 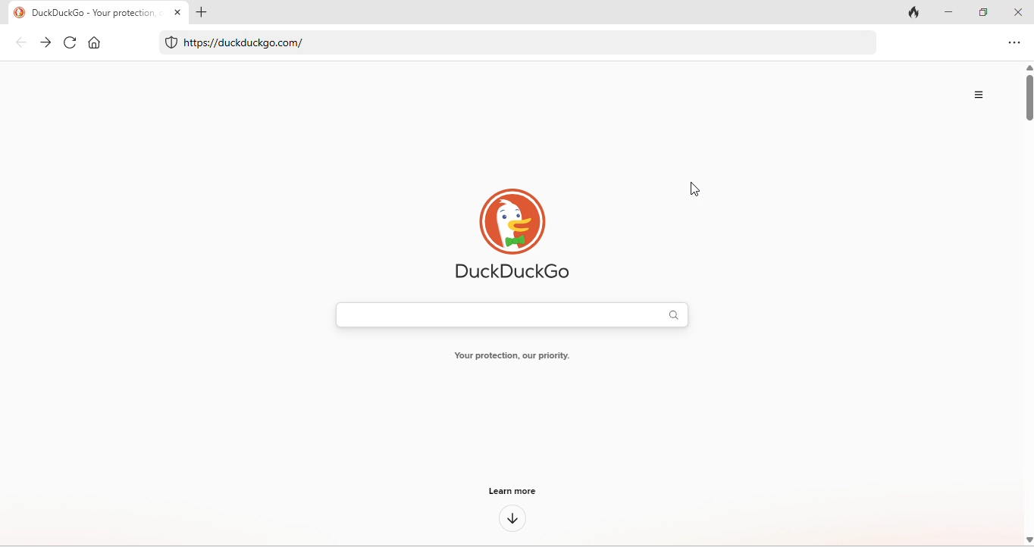 What do you see at coordinates (45, 42) in the screenshot?
I see `forward` at bounding box center [45, 42].